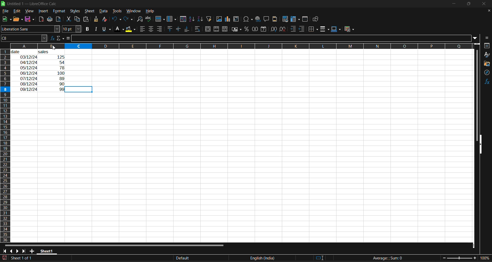  I want to click on data, so click(103, 11).